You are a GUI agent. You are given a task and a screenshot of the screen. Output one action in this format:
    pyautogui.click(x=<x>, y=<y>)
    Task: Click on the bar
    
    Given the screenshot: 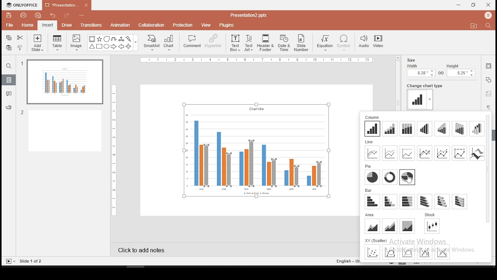 What is the action you would take?
    pyautogui.click(x=369, y=190)
    